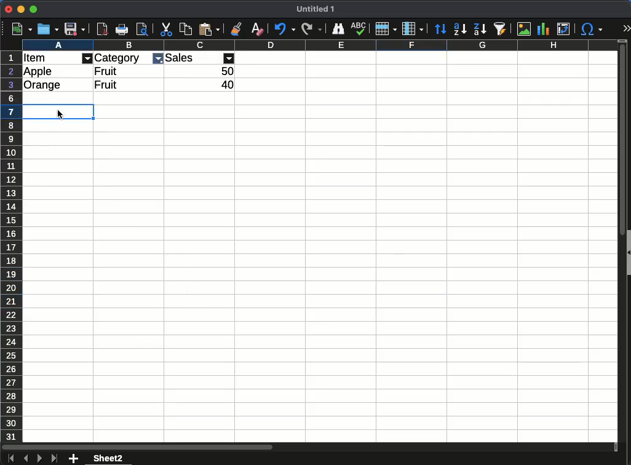  I want to click on row, so click(384, 30).